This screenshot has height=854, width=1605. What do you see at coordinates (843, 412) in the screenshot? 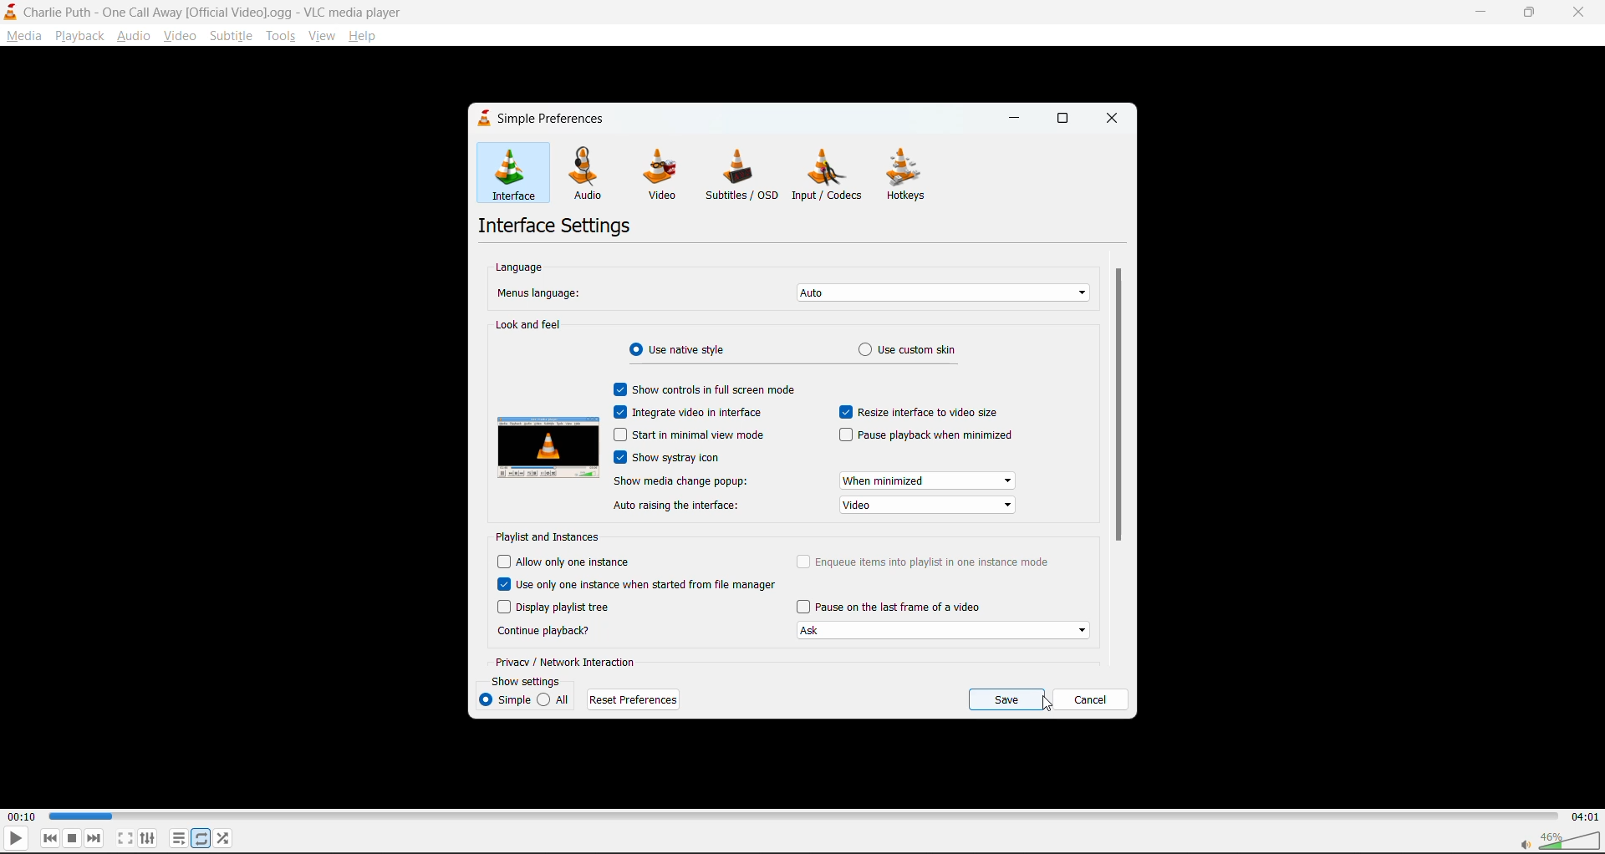
I see `Checbox` at bounding box center [843, 412].